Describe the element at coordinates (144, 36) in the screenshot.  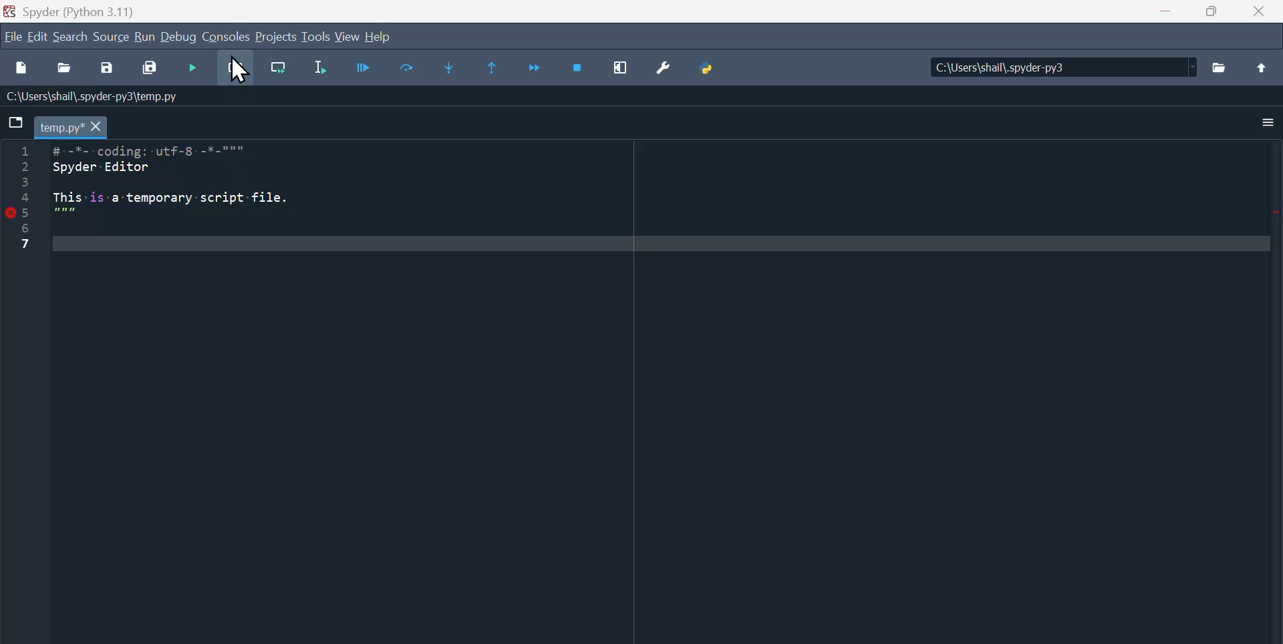
I see `Run` at that location.